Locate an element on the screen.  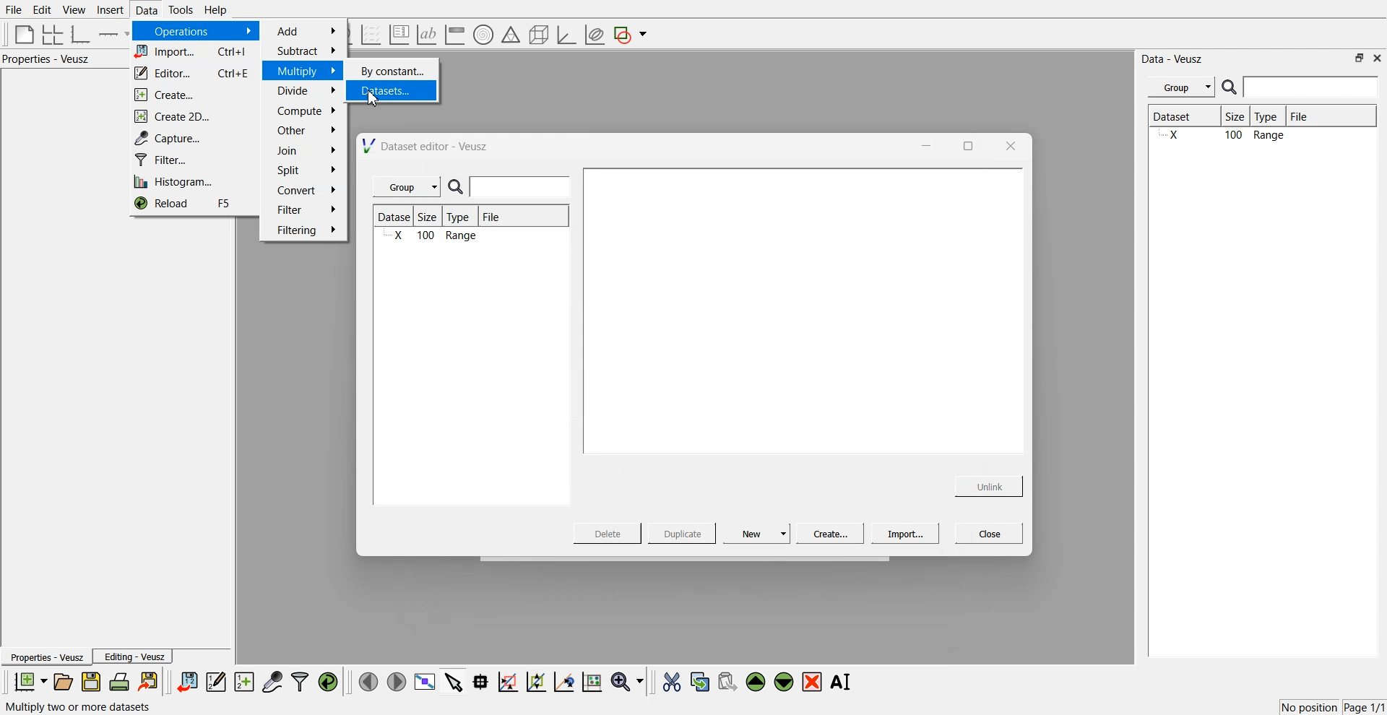
Create... is located at coordinates (189, 95).